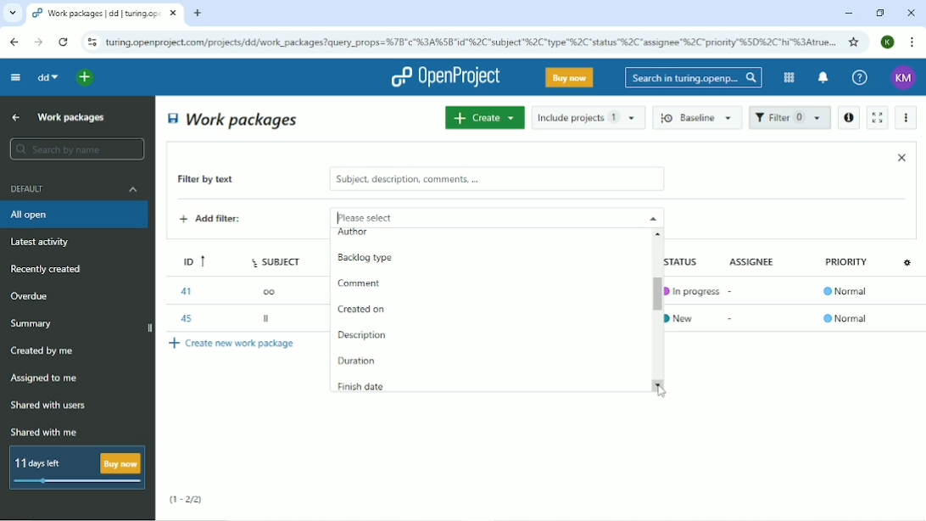 This screenshot has width=926, height=521. I want to click on Normal, so click(845, 318).